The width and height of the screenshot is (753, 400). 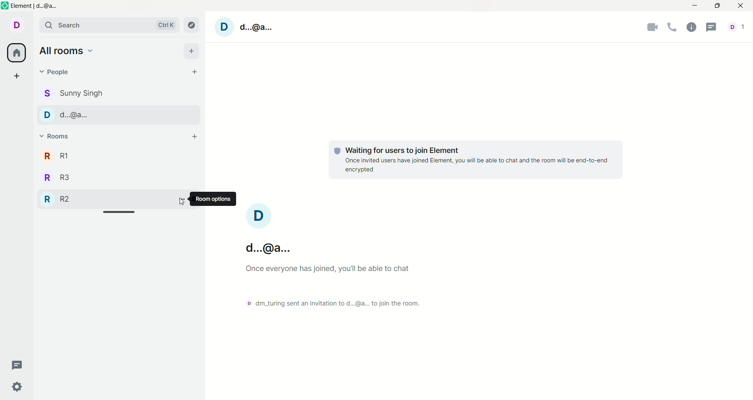 What do you see at coordinates (181, 202) in the screenshot?
I see `Cursor` at bounding box center [181, 202].